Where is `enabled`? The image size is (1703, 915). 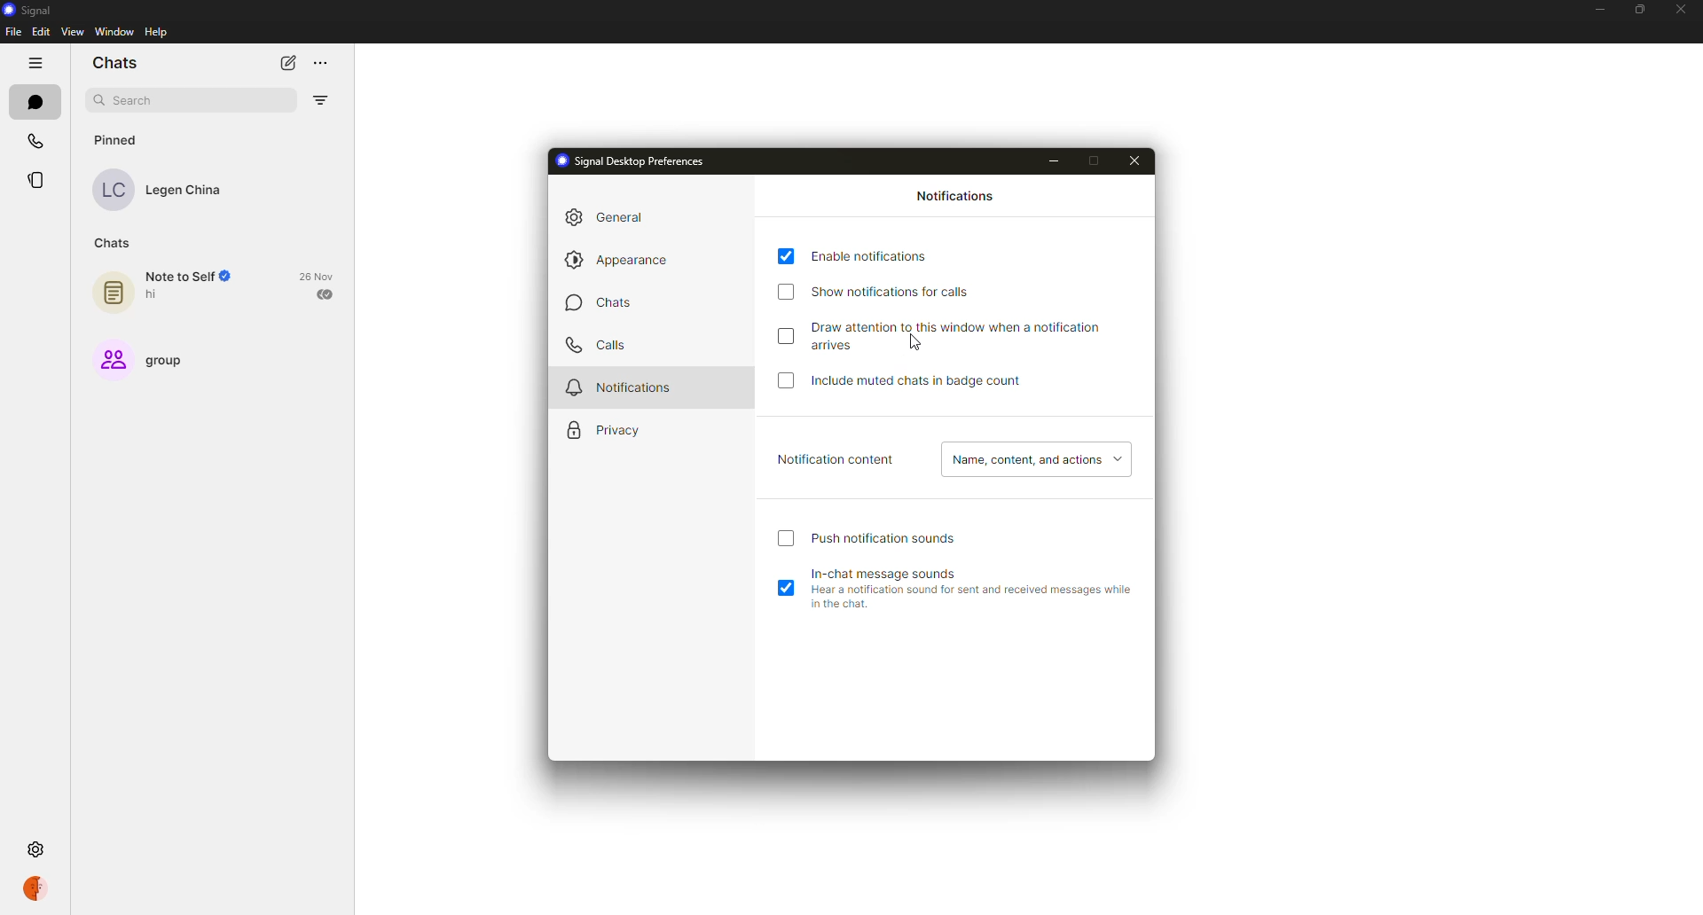
enabled is located at coordinates (786, 256).